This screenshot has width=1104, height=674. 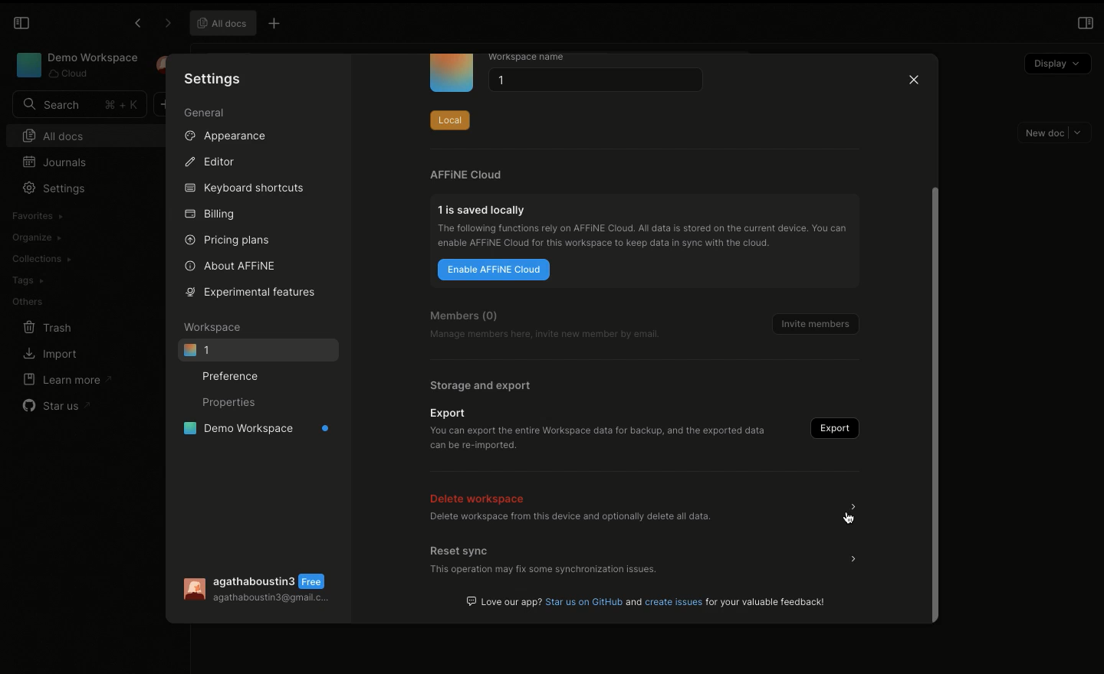 What do you see at coordinates (243, 188) in the screenshot?
I see `Keyboard shortcuts` at bounding box center [243, 188].